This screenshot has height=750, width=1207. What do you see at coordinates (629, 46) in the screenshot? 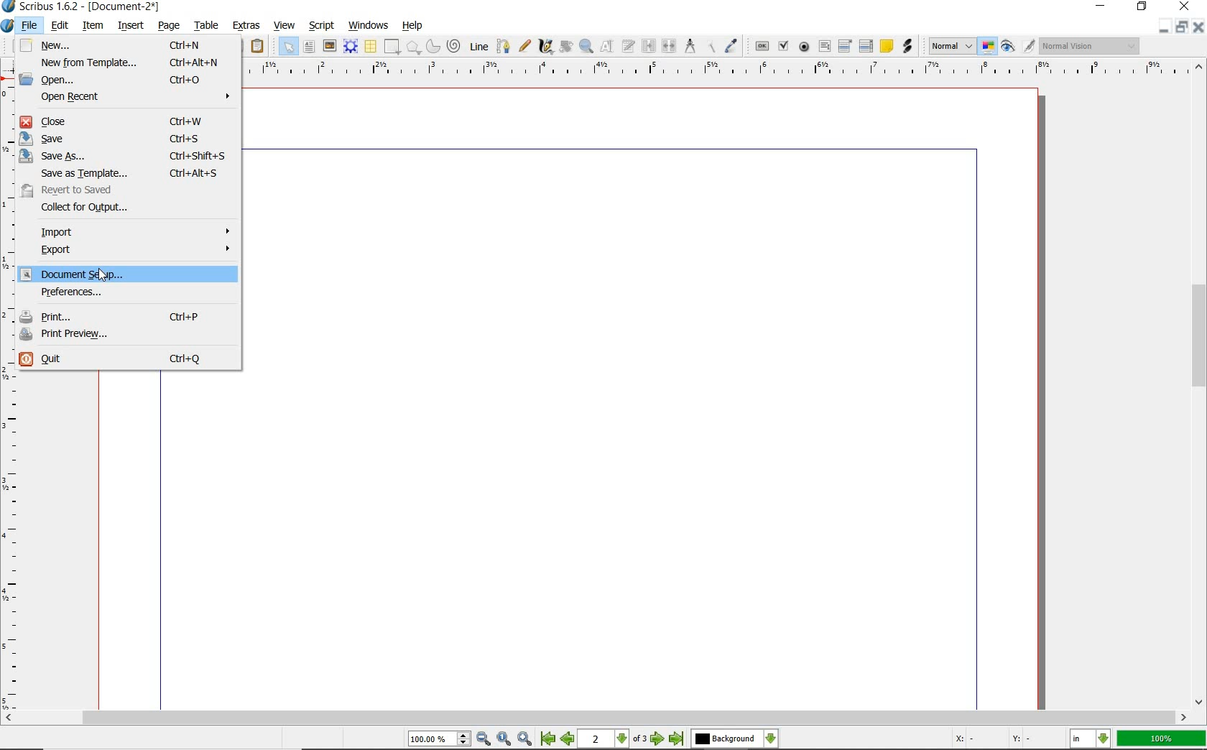
I see `edit text with story editor` at bounding box center [629, 46].